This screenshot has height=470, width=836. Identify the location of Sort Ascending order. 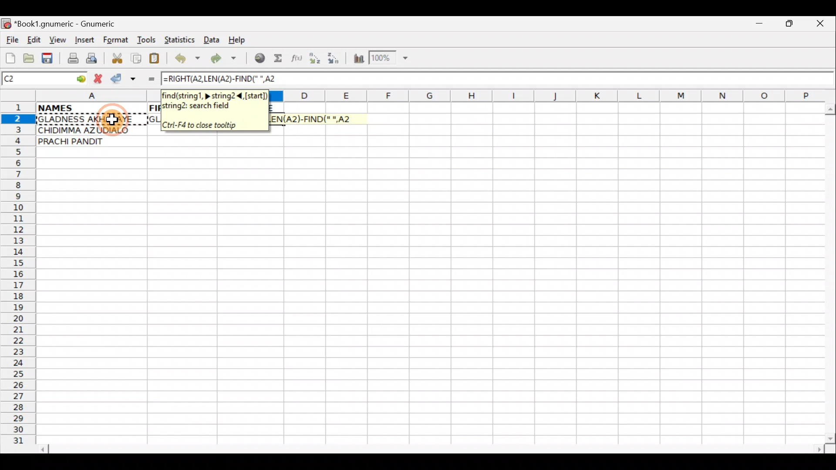
(317, 60).